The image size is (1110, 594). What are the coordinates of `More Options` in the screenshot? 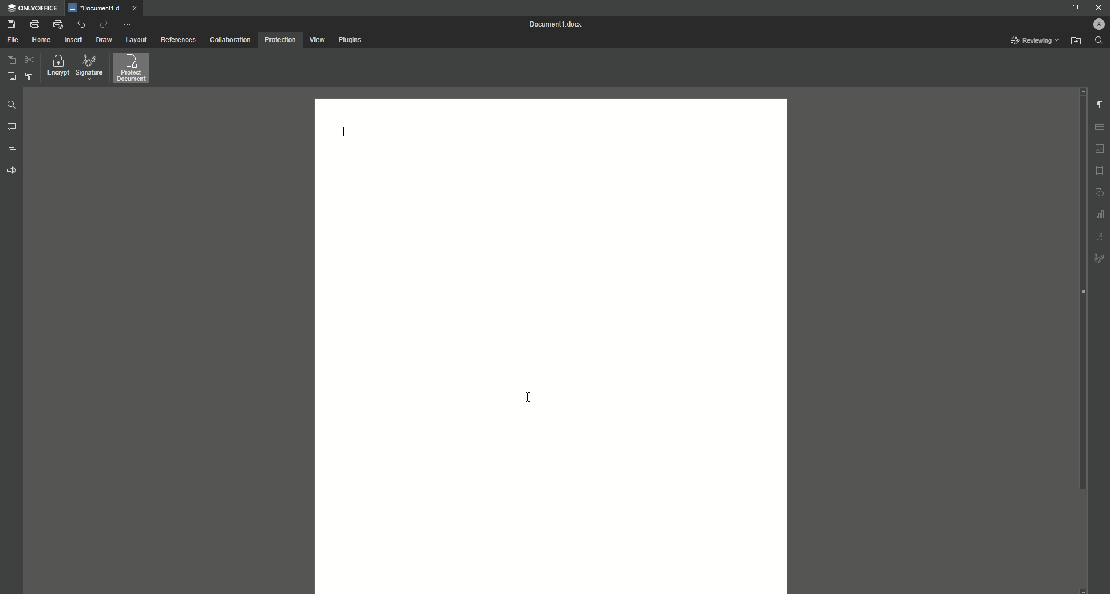 It's located at (128, 23).